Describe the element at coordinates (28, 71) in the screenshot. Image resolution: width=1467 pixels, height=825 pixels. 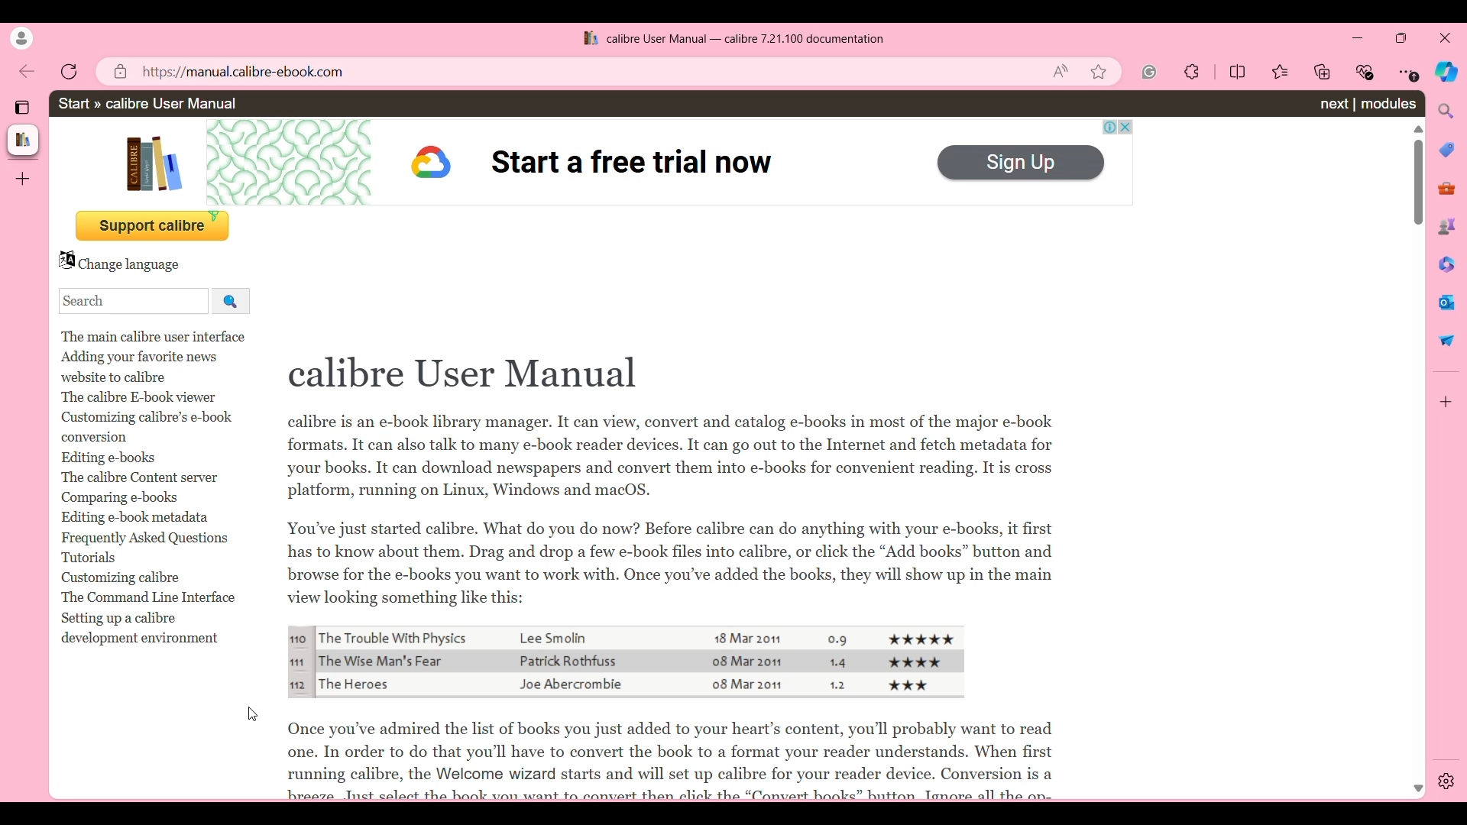
I see `Go back` at that location.